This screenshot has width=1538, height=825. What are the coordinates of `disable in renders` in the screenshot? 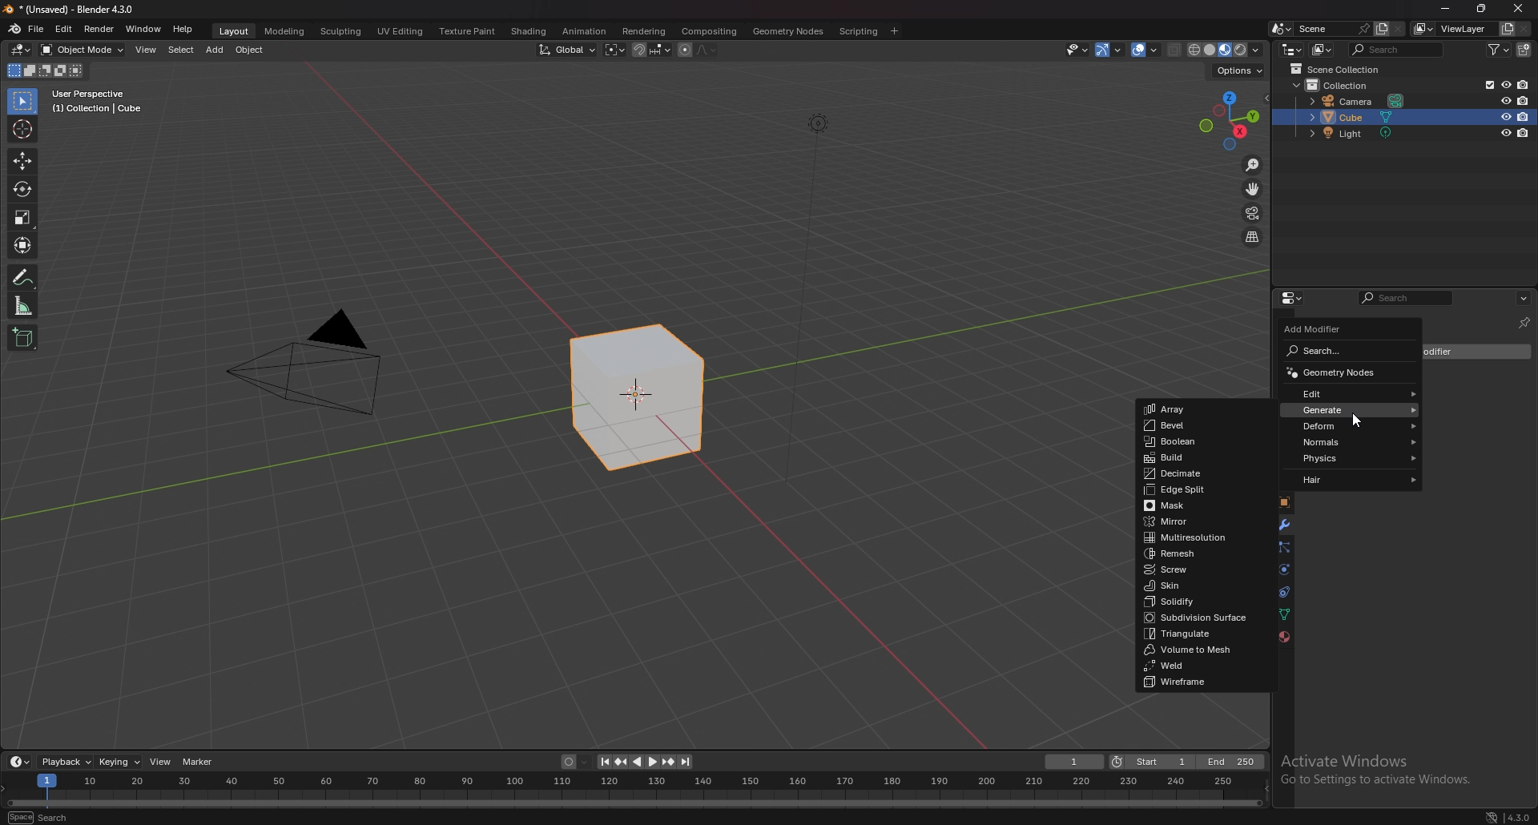 It's located at (1524, 85).